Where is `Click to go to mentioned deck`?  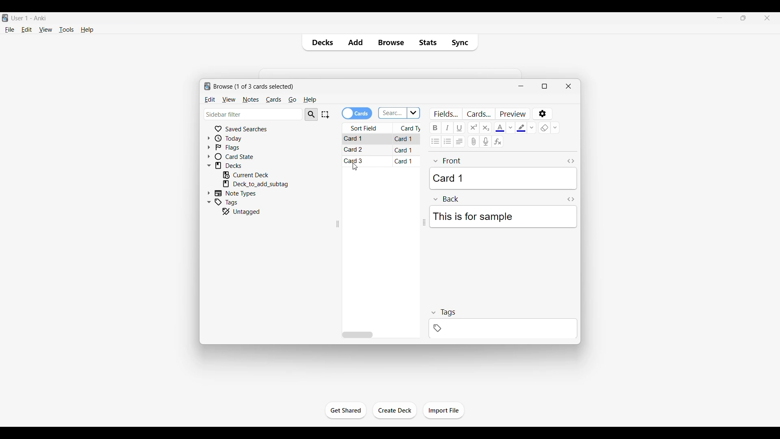 Click to go to mentioned deck is located at coordinates (255, 184).